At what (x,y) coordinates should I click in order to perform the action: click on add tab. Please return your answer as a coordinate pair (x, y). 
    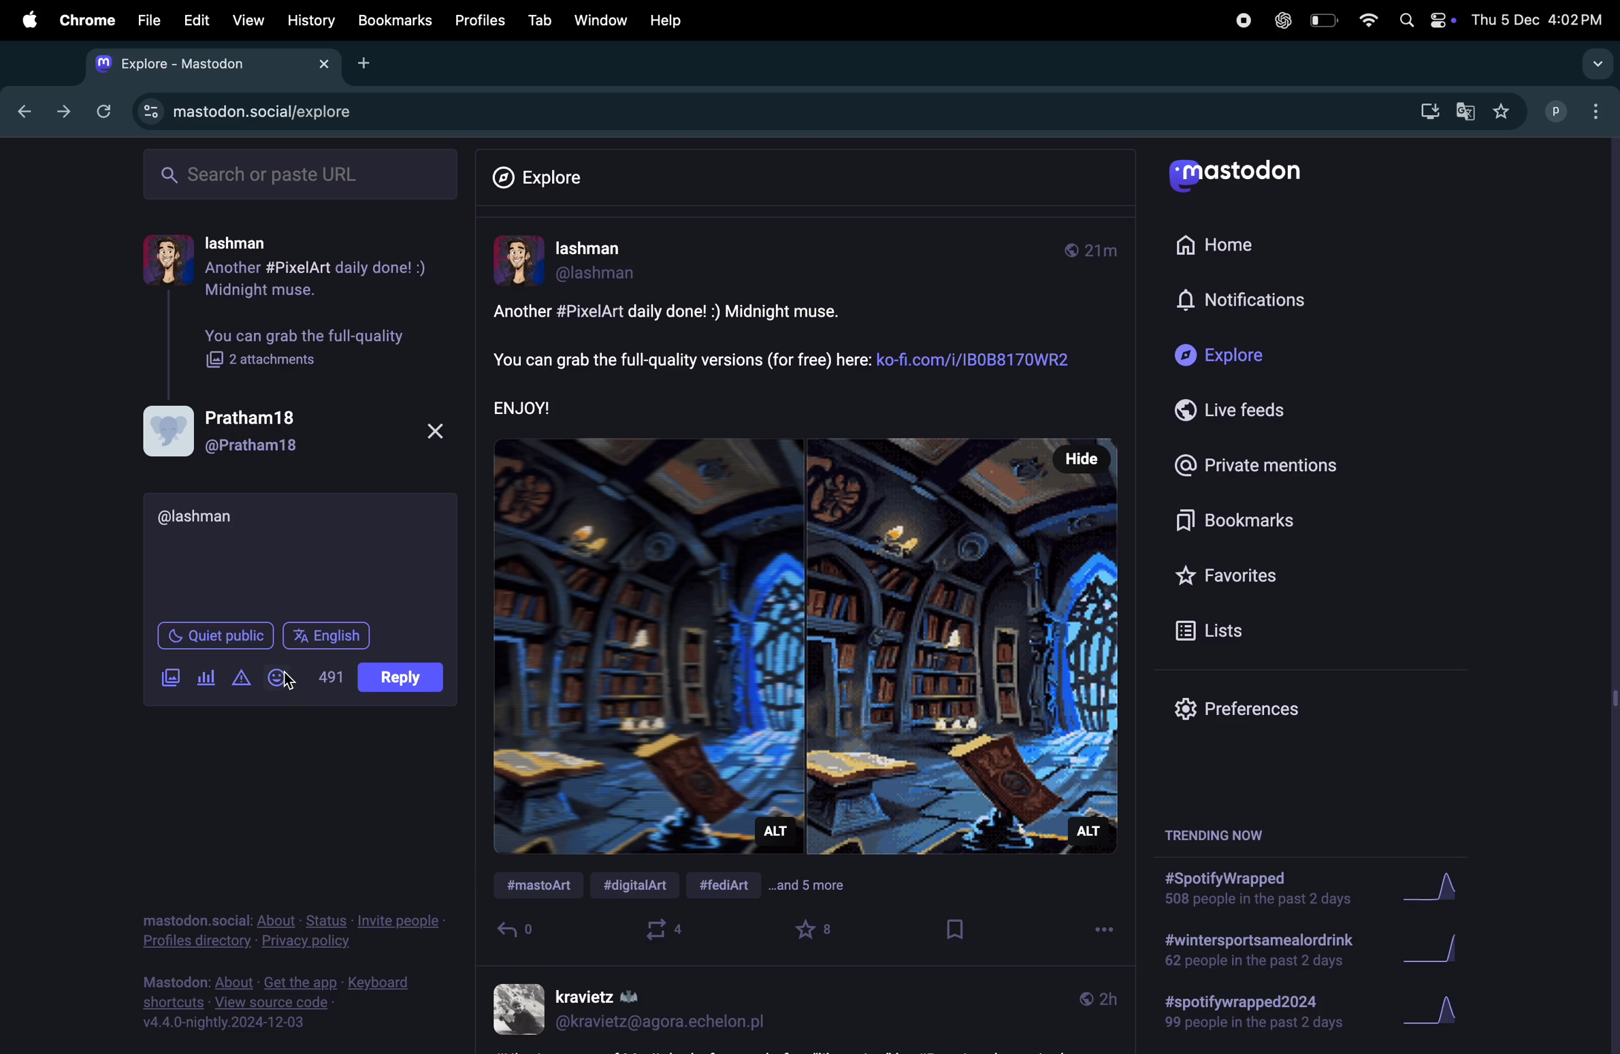
    Looking at the image, I should click on (368, 65).